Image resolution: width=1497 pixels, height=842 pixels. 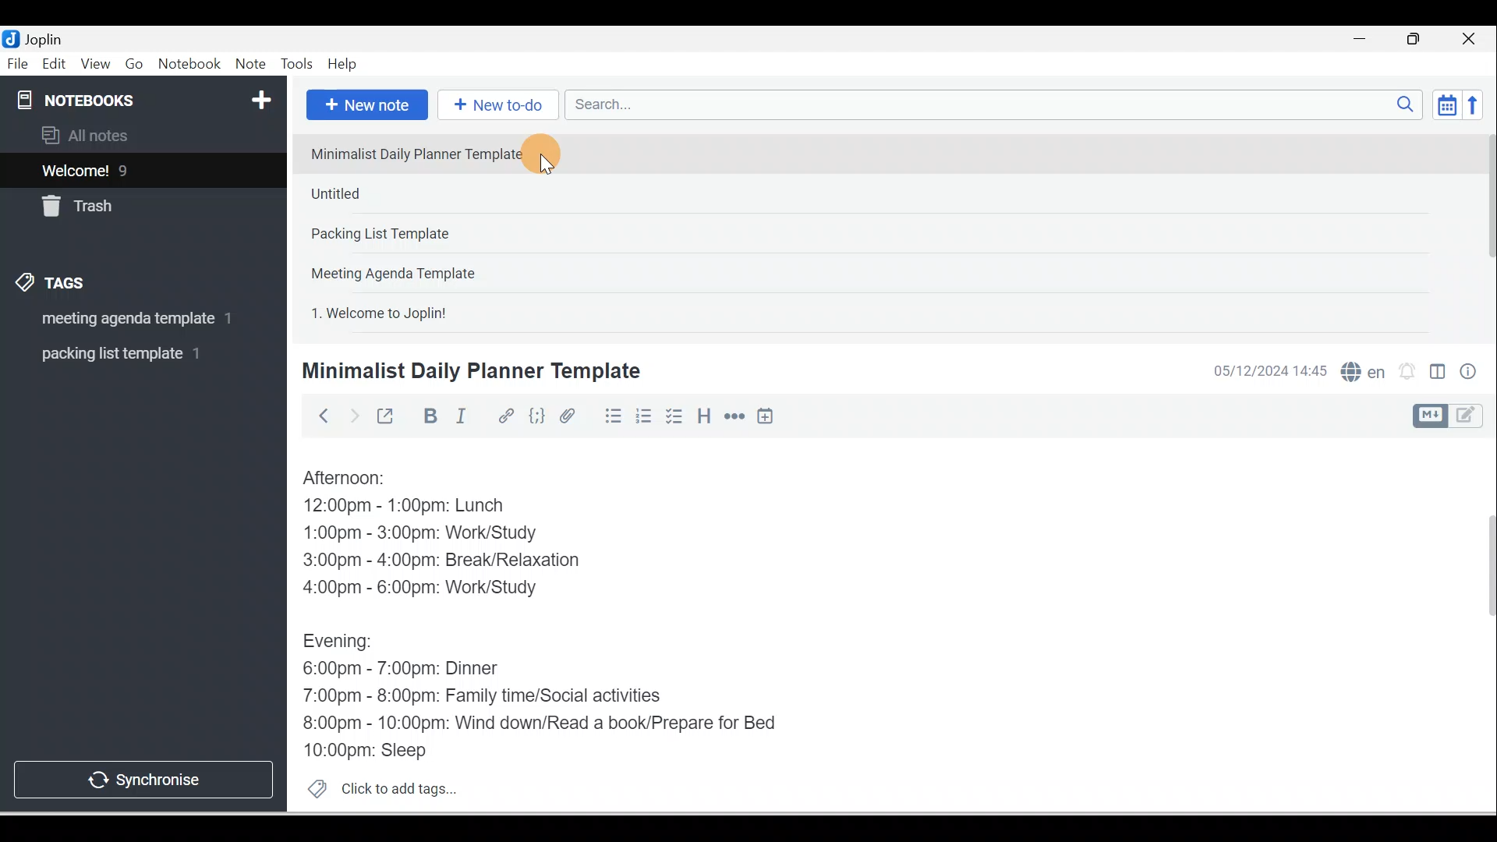 What do you see at coordinates (388, 419) in the screenshot?
I see `Toggle external editing` at bounding box center [388, 419].